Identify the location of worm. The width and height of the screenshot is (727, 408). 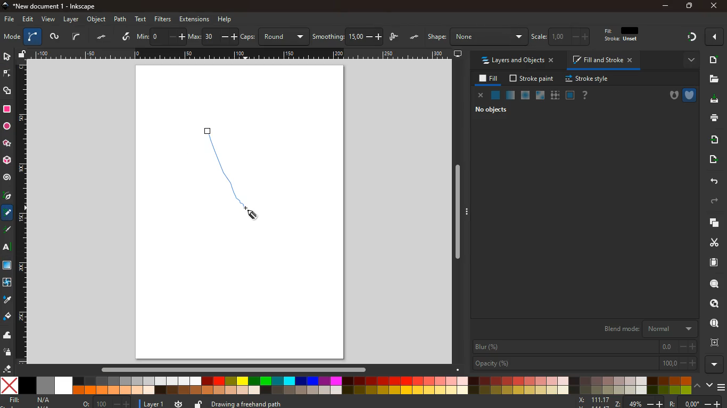
(54, 38).